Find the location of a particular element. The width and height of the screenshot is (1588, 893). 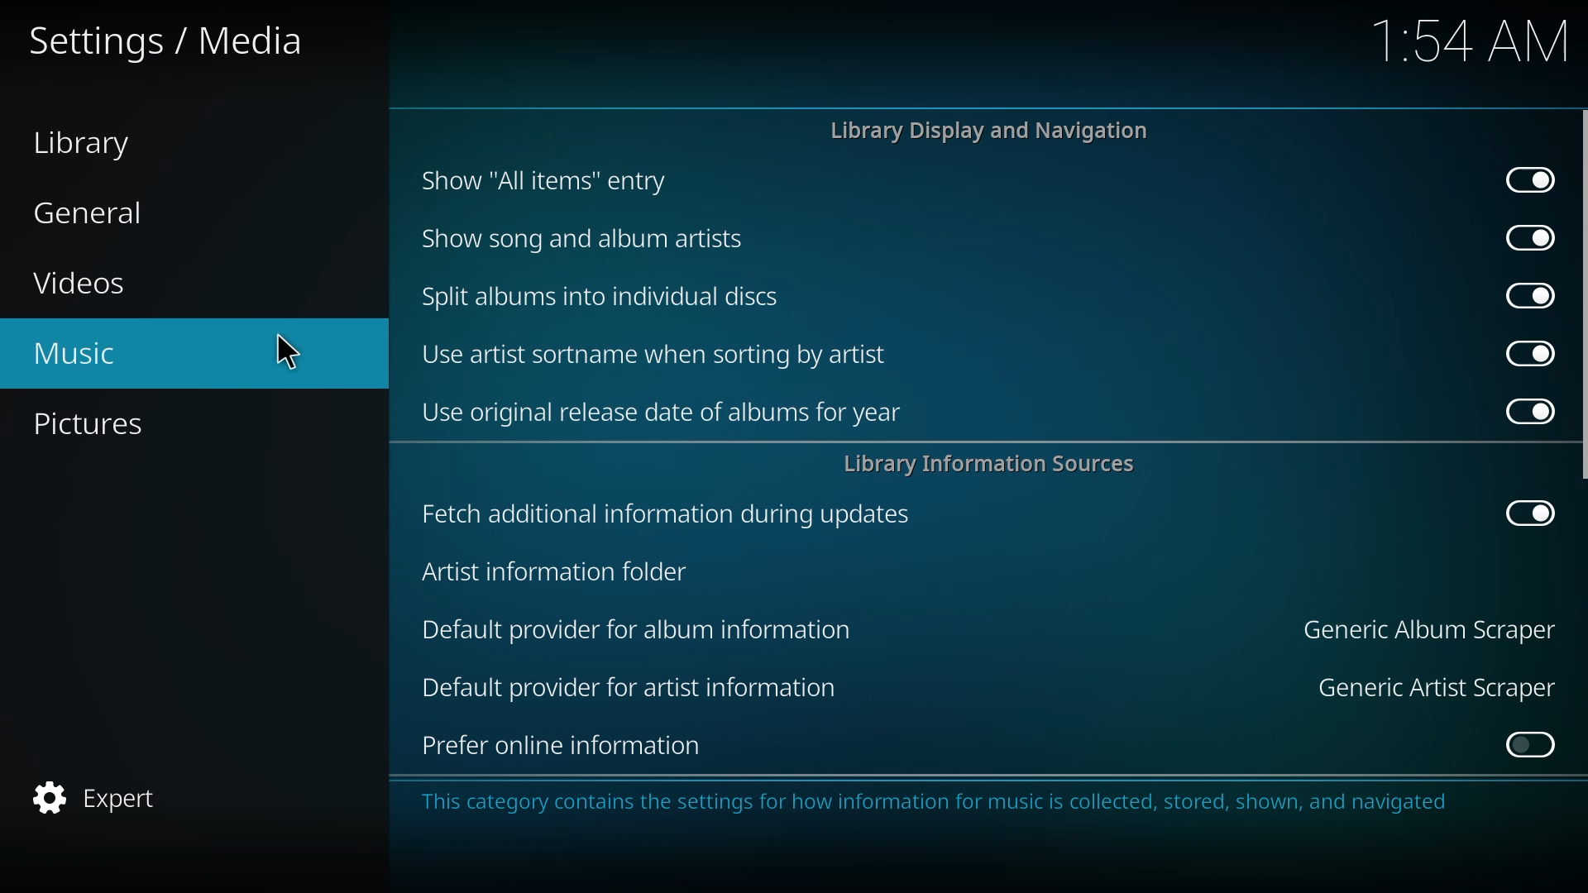

library is located at coordinates (89, 144).